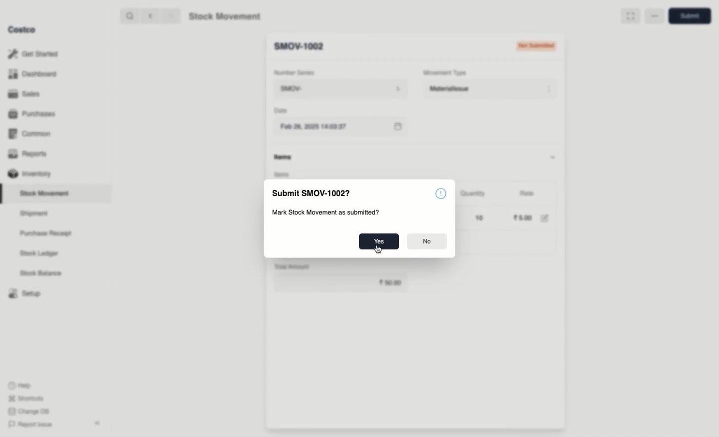 The image size is (719, 437). What do you see at coordinates (341, 88) in the screenshot?
I see `SMOV-` at bounding box center [341, 88].